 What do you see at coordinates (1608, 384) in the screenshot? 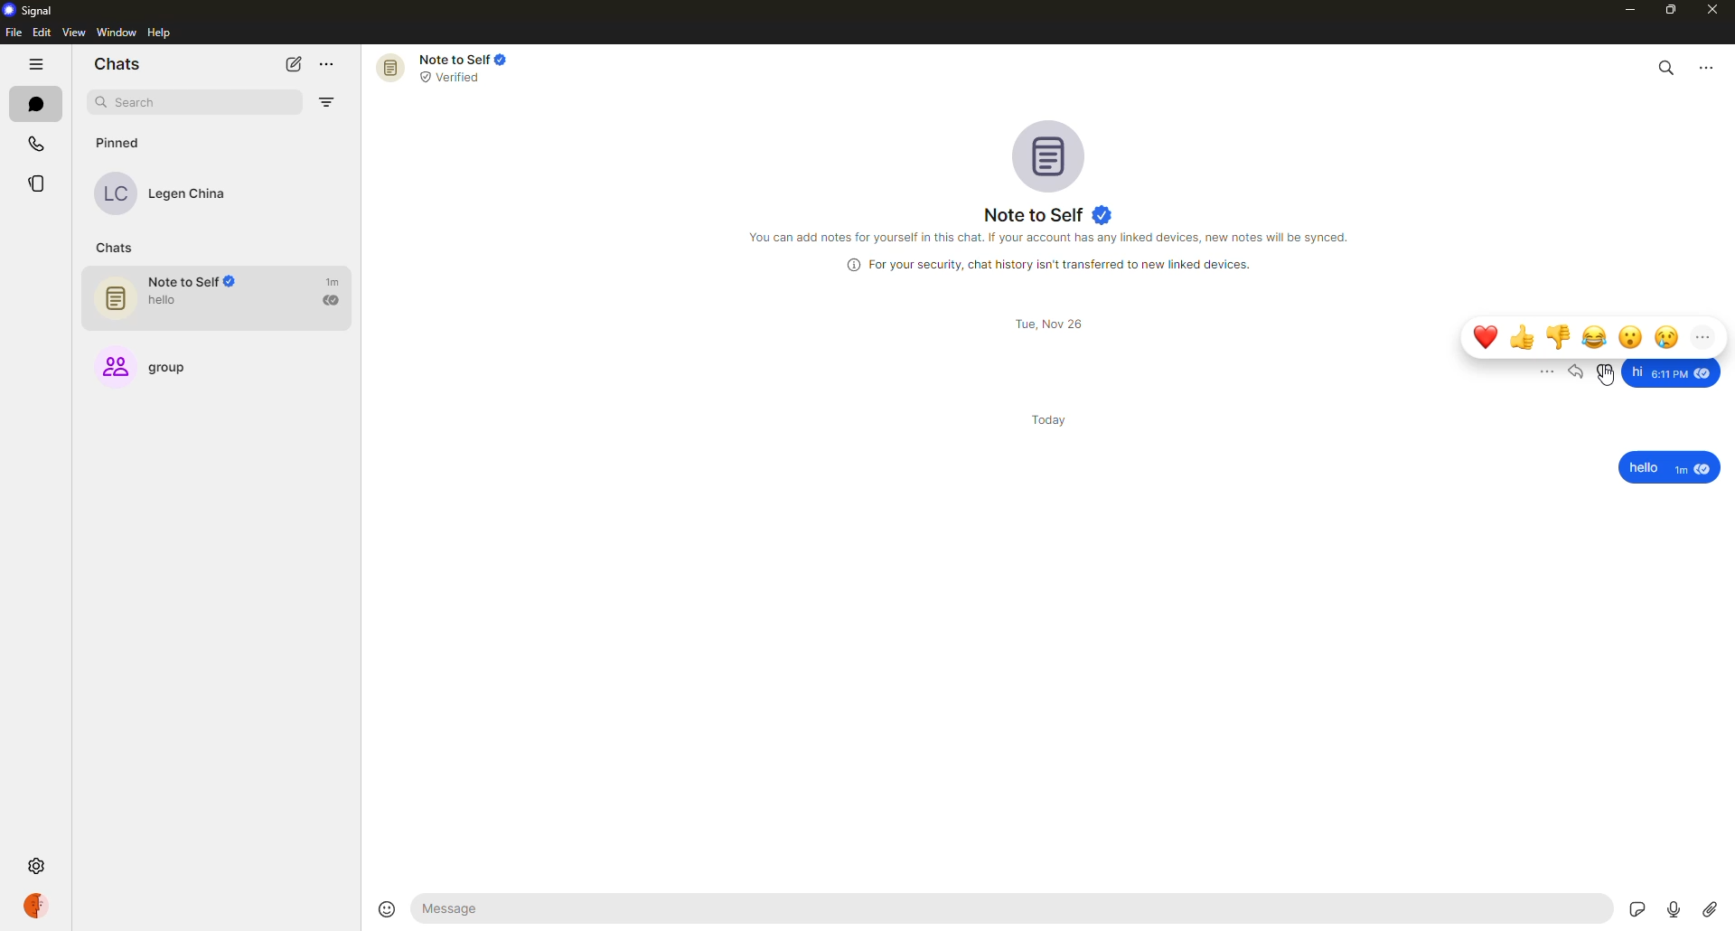
I see `cursor` at bounding box center [1608, 384].